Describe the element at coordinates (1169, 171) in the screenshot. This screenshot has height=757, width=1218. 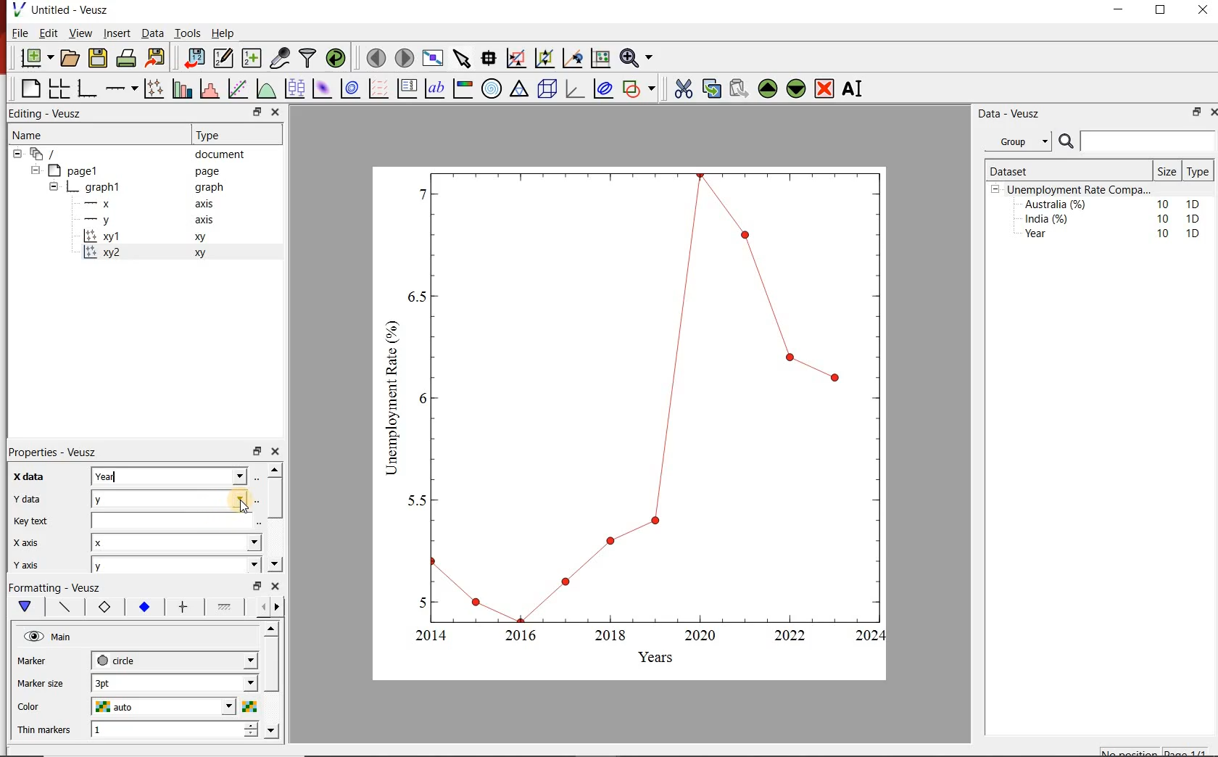
I see `Size` at that location.